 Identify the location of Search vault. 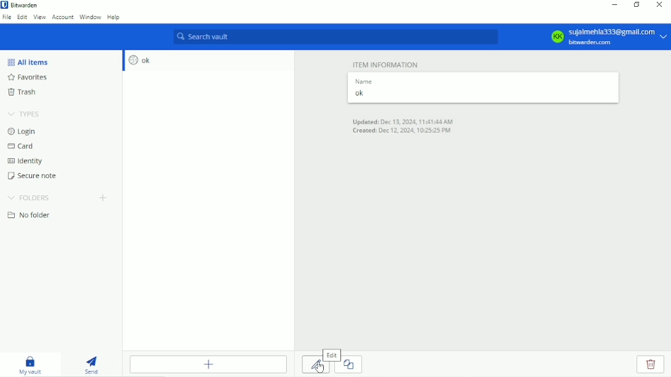
(334, 36).